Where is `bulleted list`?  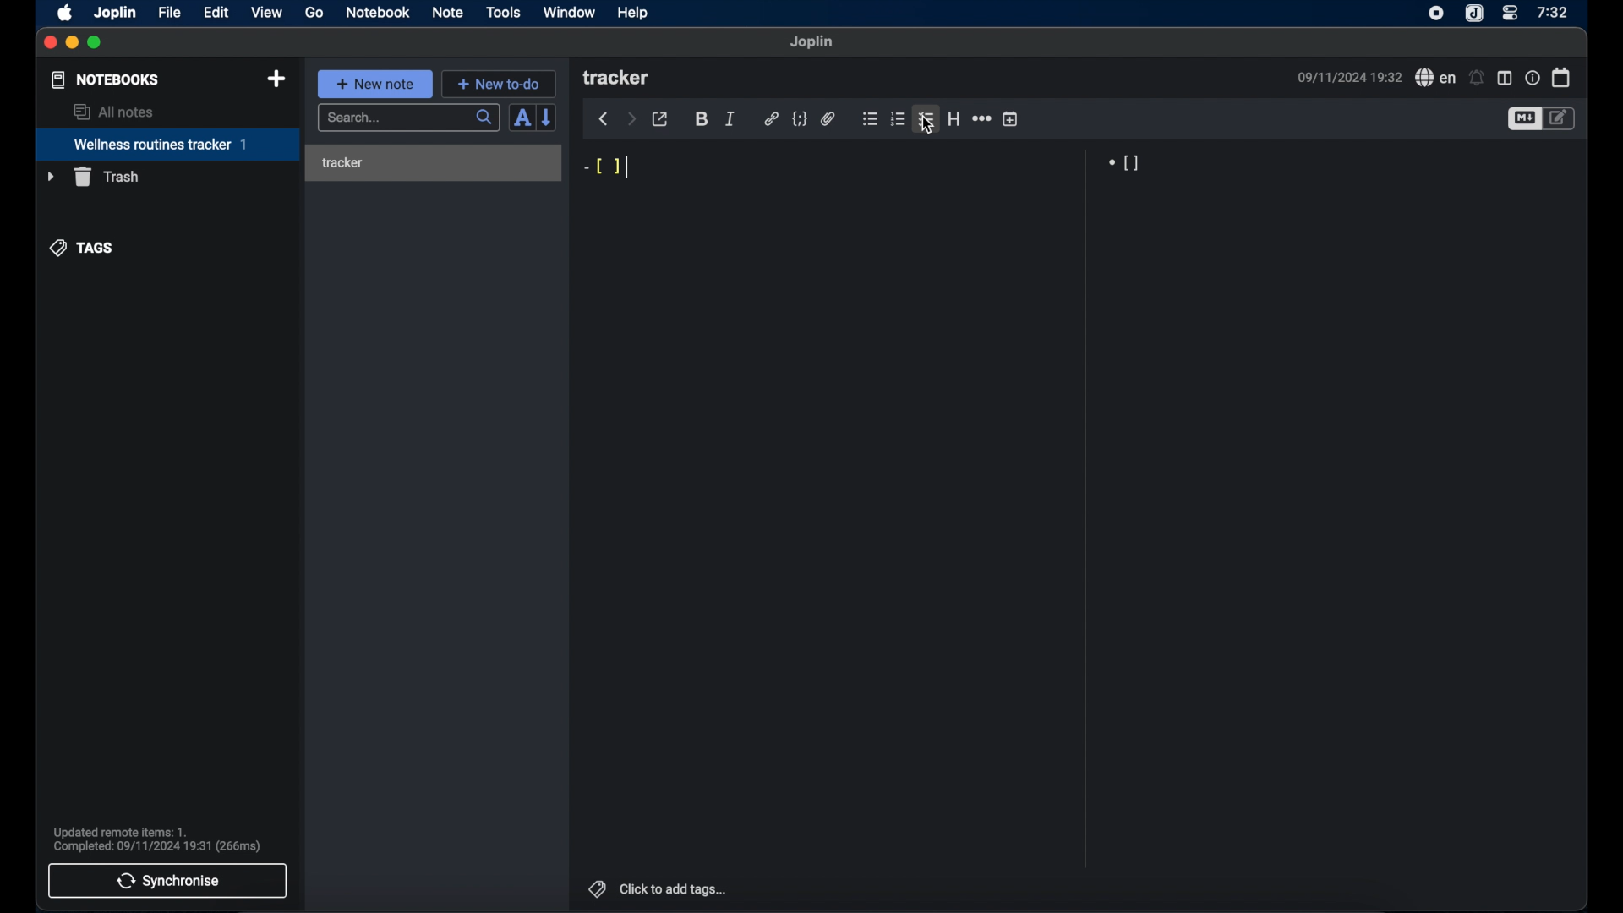
bulleted list is located at coordinates (870, 119).